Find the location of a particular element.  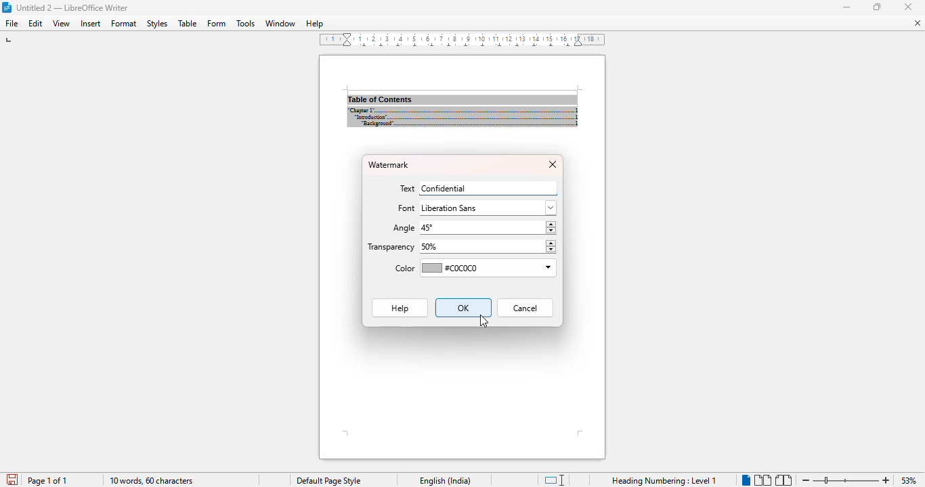

45° is located at coordinates (487, 227).